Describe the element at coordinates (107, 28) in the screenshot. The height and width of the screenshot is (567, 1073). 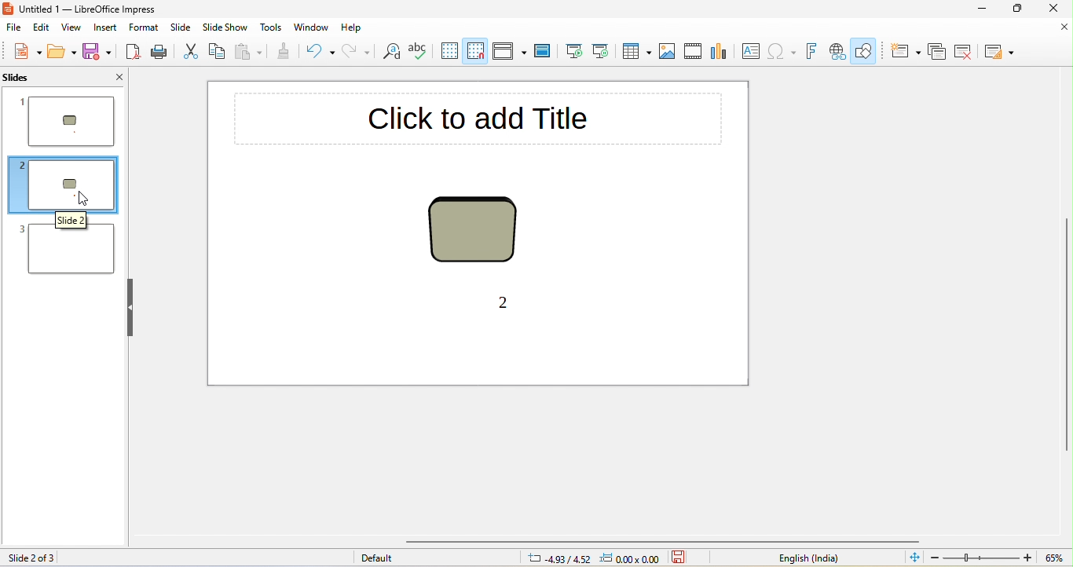
I see `insert` at that location.